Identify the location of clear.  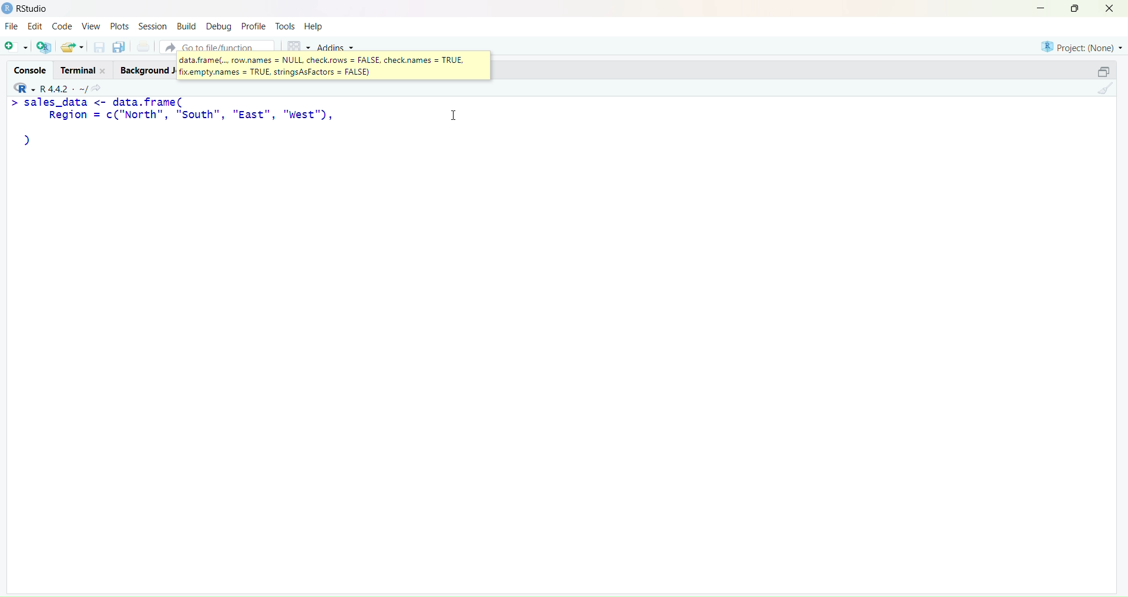
(1108, 91).